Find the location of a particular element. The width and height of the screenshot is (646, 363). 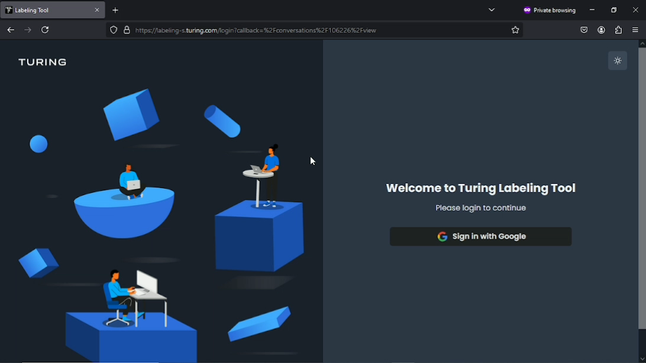

blocking social media trackers is located at coordinates (113, 30).